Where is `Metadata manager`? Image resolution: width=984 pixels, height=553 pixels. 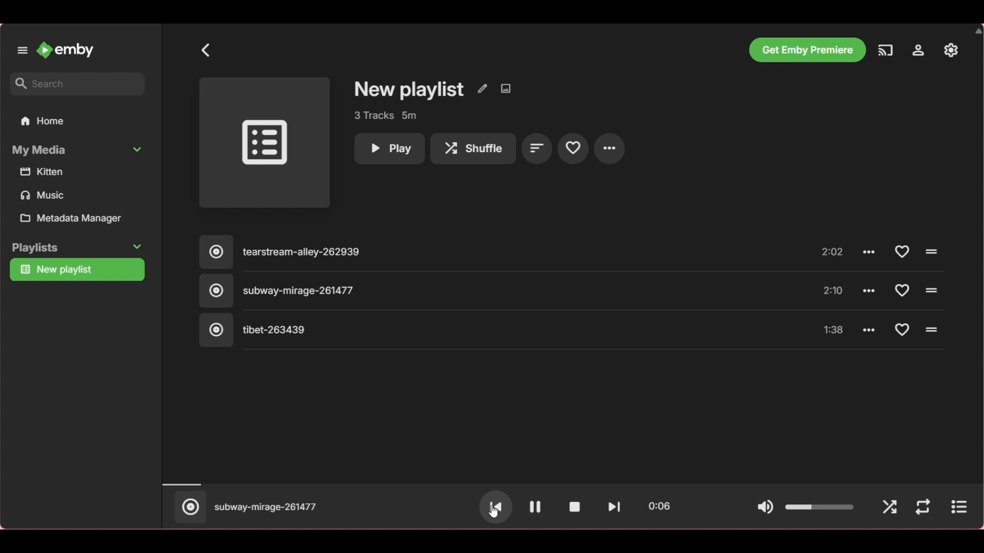 Metadata manager is located at coordinates (80, 218).